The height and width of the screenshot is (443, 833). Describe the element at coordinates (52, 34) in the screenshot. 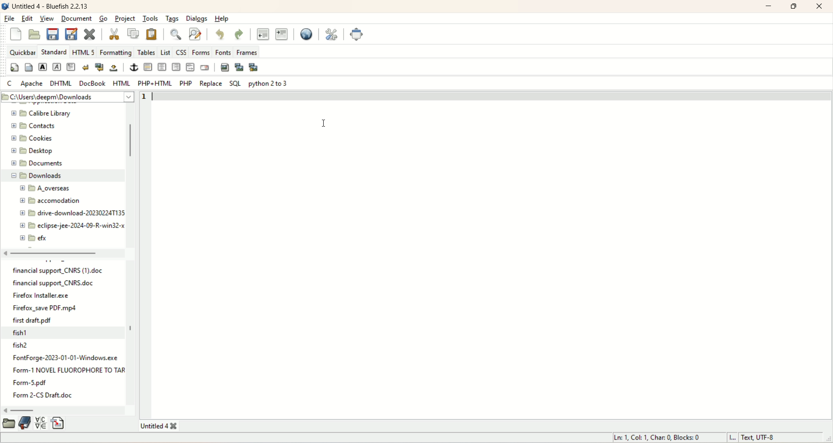

I see `save current file` at that location.